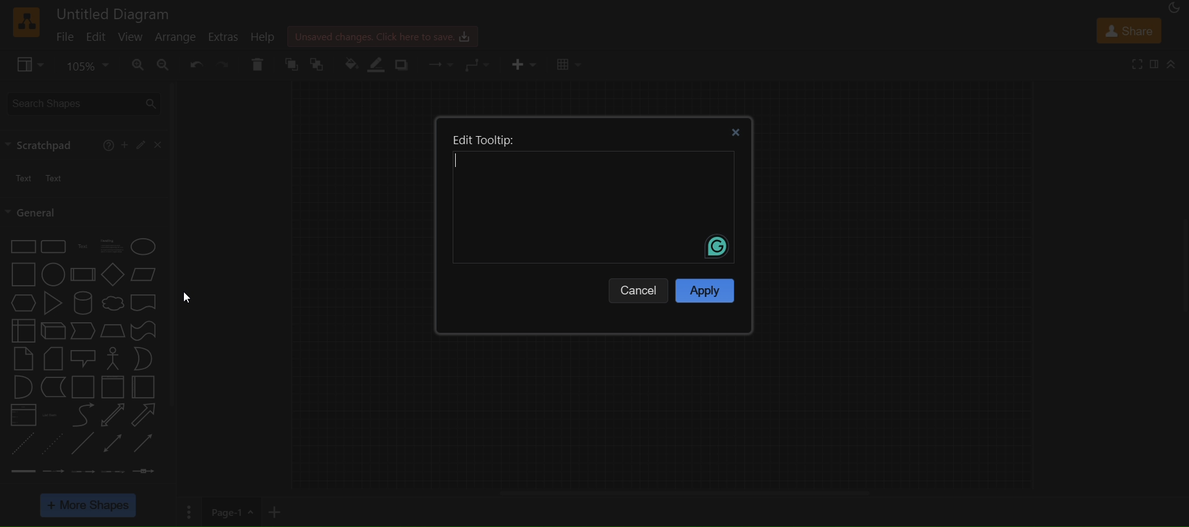 The width and height of the screenshot is (1189, 527). Describe the element at coordinates (592, 197) in the screenshot. I see `edit tooltip` at that location.